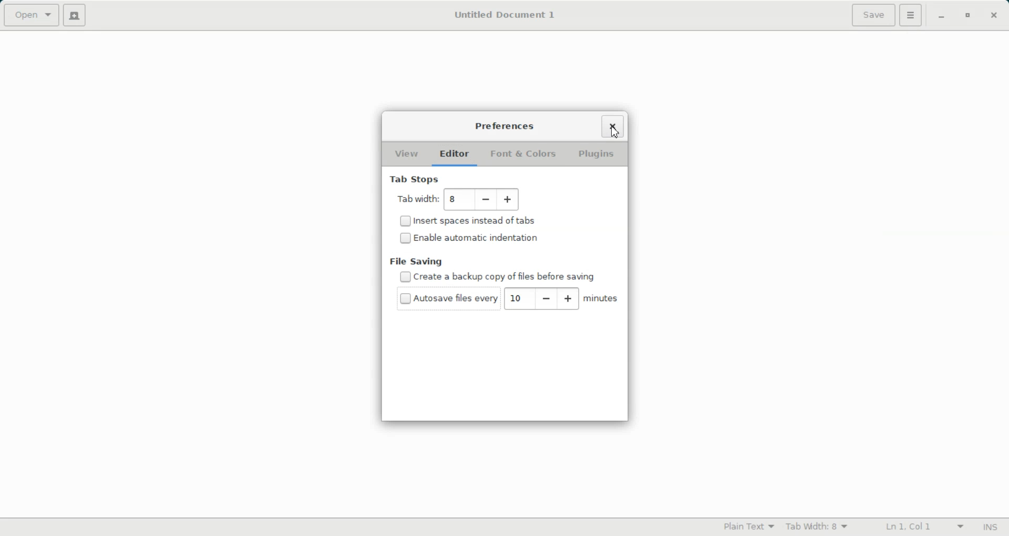 The height and width of the screenshot is (536, 1009). What do you see at coordinates (504, 127) in the screenshot?
I see `Preferences` at bounding box center [504, 127].